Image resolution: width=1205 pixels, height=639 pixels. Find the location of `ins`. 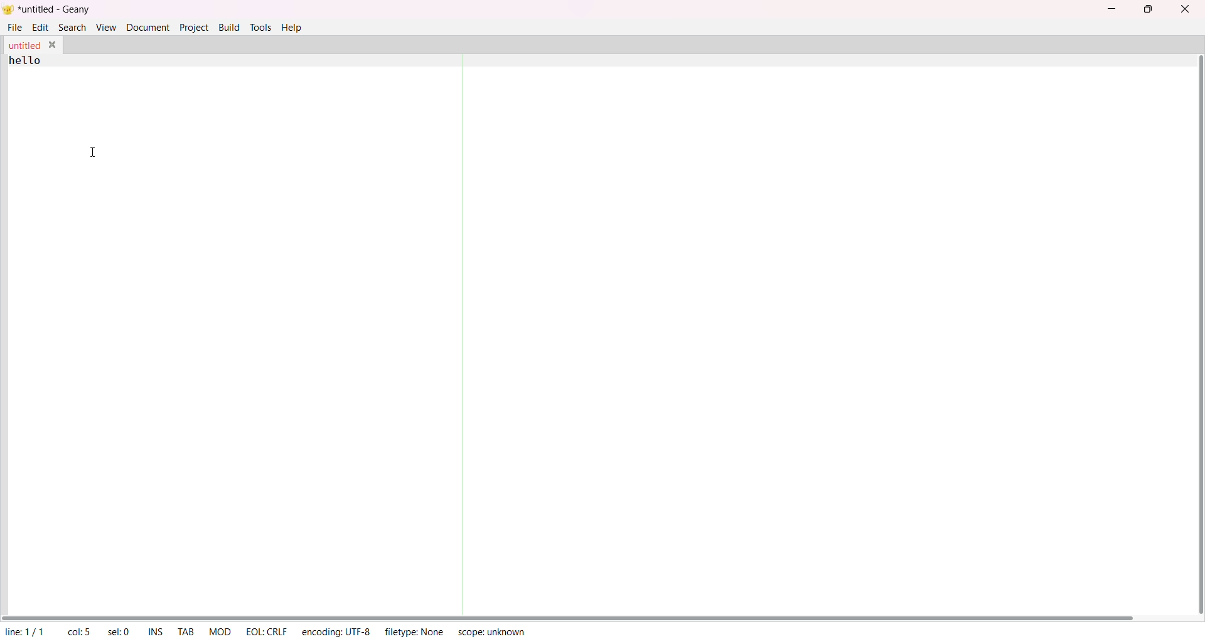

ins is located at coordinates (154, 631).